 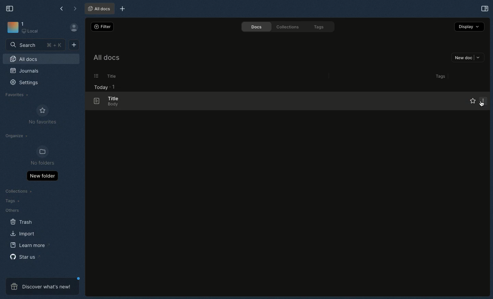 What do you see at coordinates (286, 27) in the screenshot?
I see `Collections` at bounding box center [286, 27].